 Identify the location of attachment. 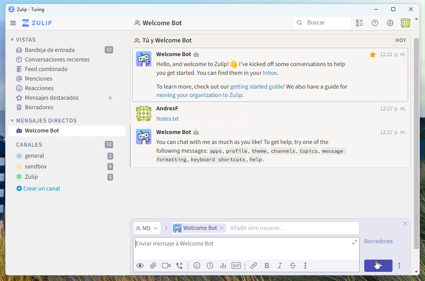
(152, 265).